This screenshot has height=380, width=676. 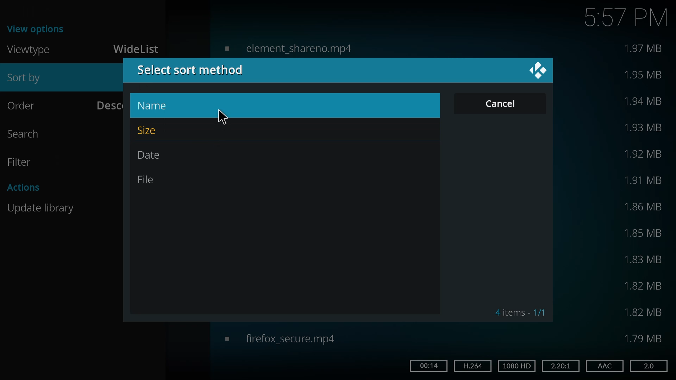 What do you see at coordinates (193, 70) in the screenshot?
I see `select sort method` at bounding box center [193, 70].